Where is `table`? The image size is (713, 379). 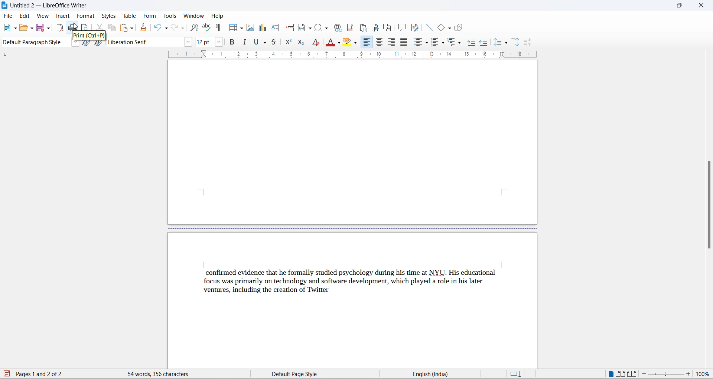
table is located at coordinates (131, 15).